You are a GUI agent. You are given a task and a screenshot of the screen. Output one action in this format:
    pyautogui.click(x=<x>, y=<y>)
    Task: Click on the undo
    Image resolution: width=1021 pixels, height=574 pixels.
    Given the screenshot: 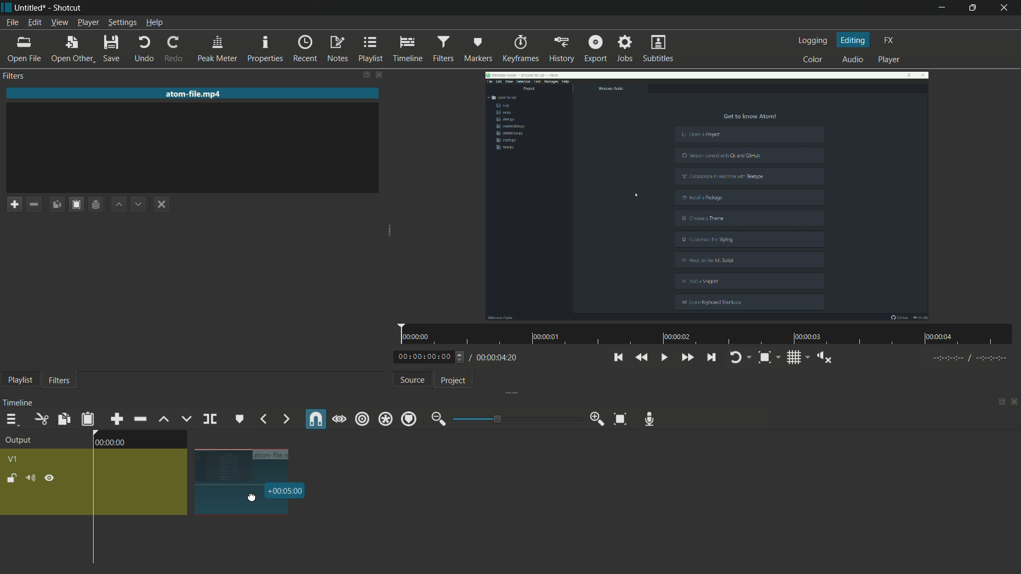 What is the action you would take?
    pyautogui.click(x=144, y=49)
    